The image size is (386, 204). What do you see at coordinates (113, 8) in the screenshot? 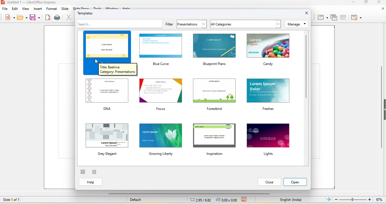
I see `window` at bounding box center [113, 8].